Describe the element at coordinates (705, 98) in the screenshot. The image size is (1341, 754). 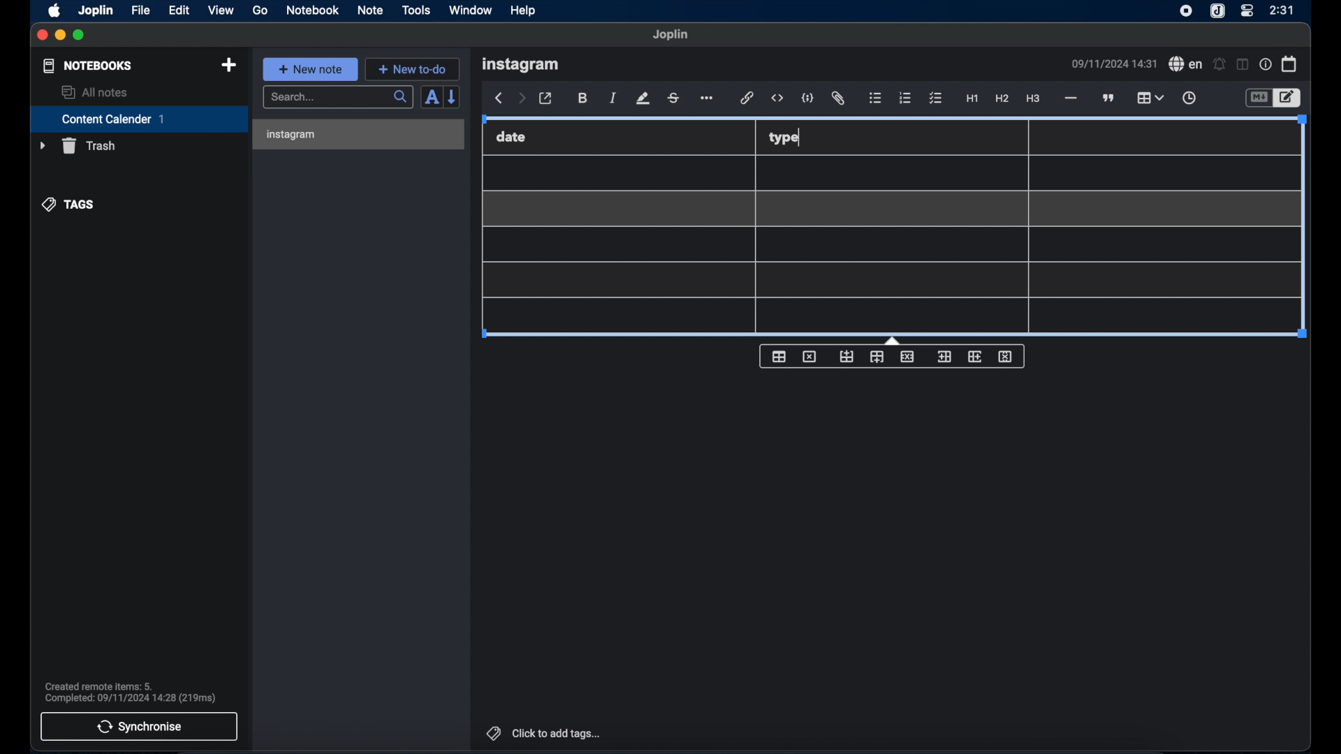
I see `more options` at that location.